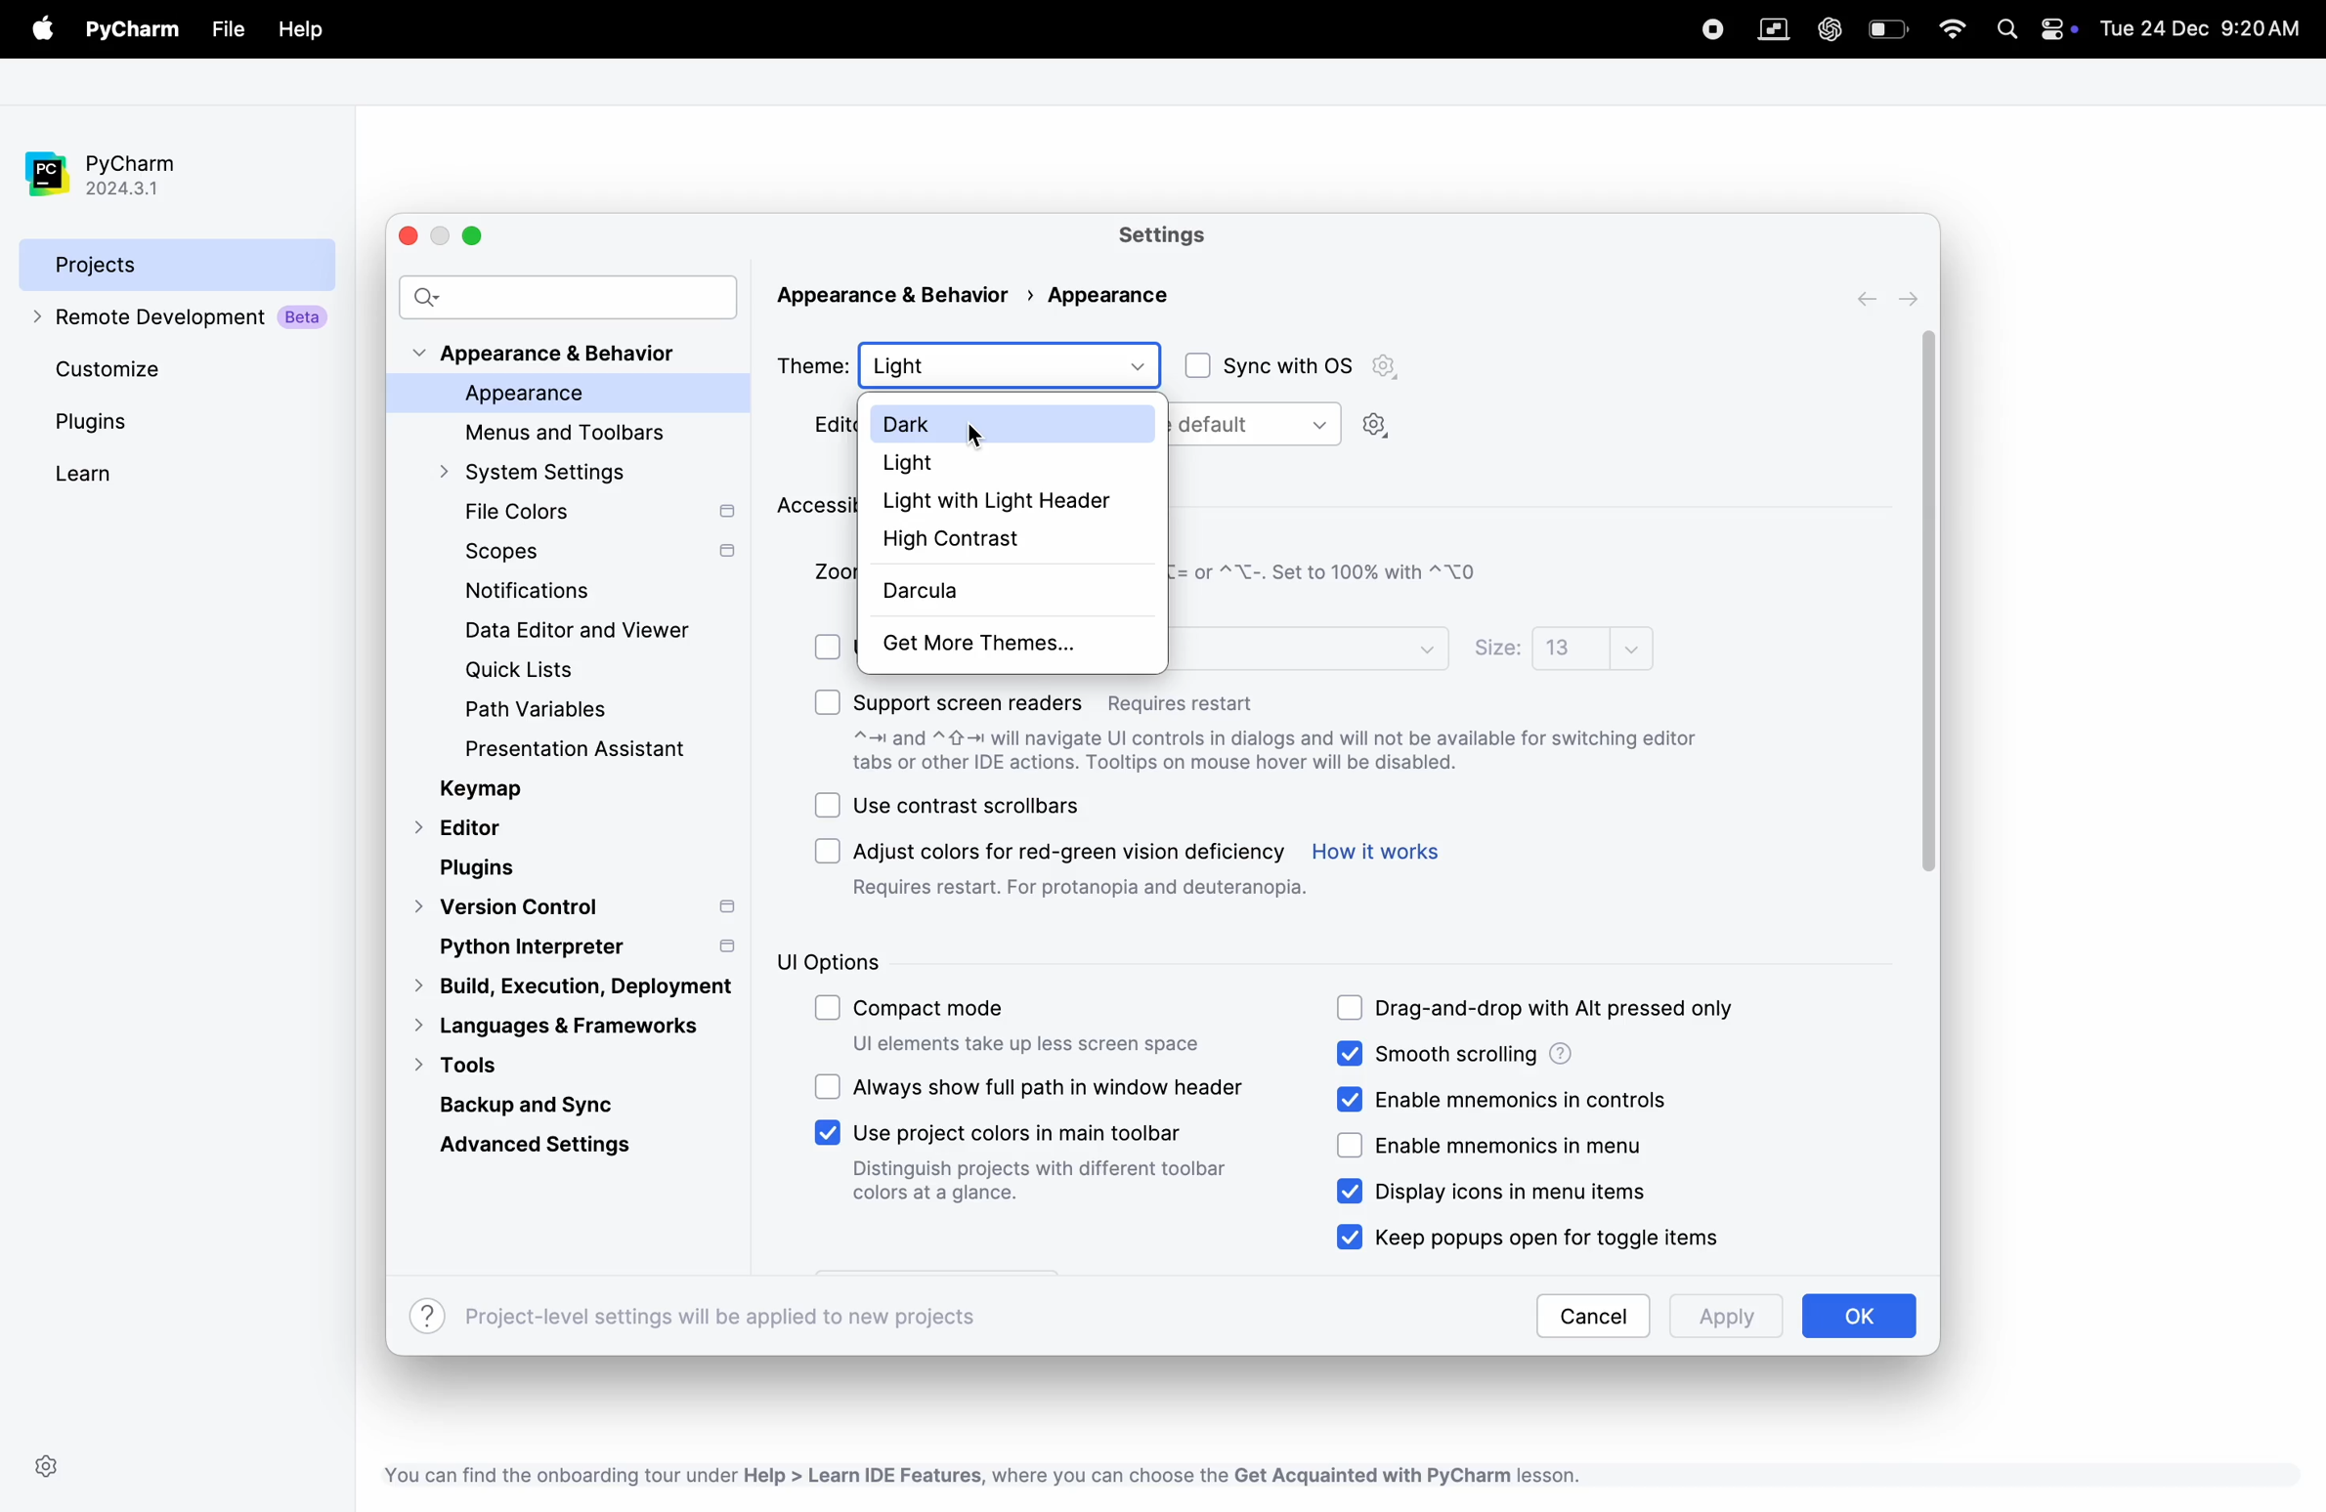 The width and height of the screenshot is (2326, 1512). What do you see at coordinates (575, 908) in the screenshot?
I see `version control` at bounding box center [575, 908].